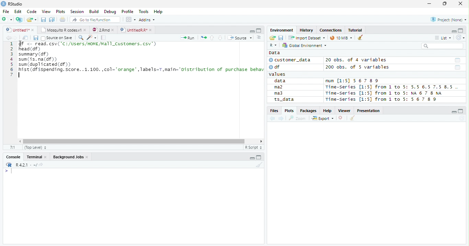 This screenshot has height=246, width=469. I want to click on Find/Replace, so click(80, 37).